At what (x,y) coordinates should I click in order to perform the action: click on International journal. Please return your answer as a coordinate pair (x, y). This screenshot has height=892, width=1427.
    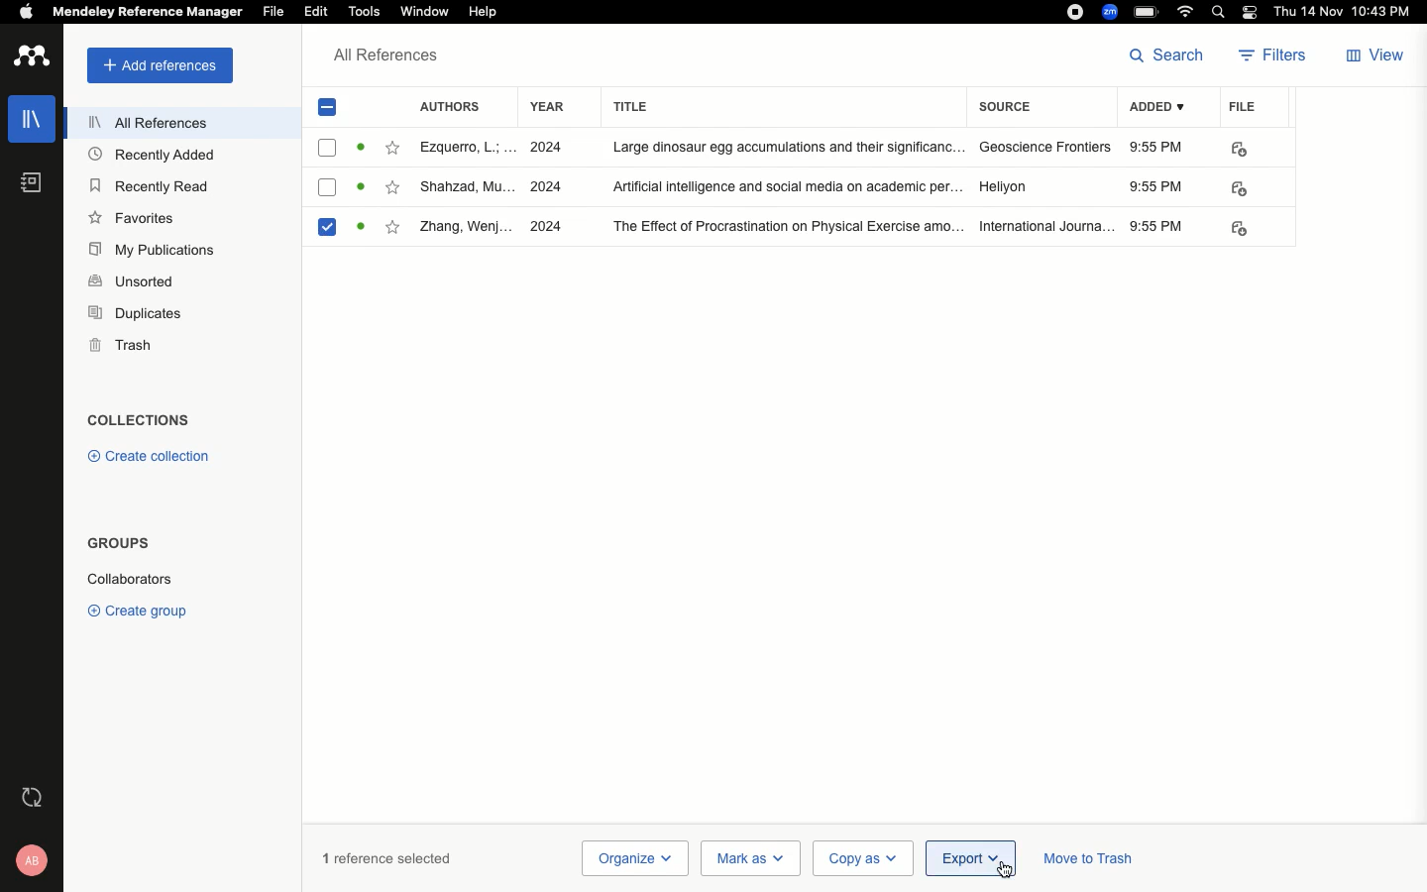
    Looking at the image, I should click on (1046, 226).